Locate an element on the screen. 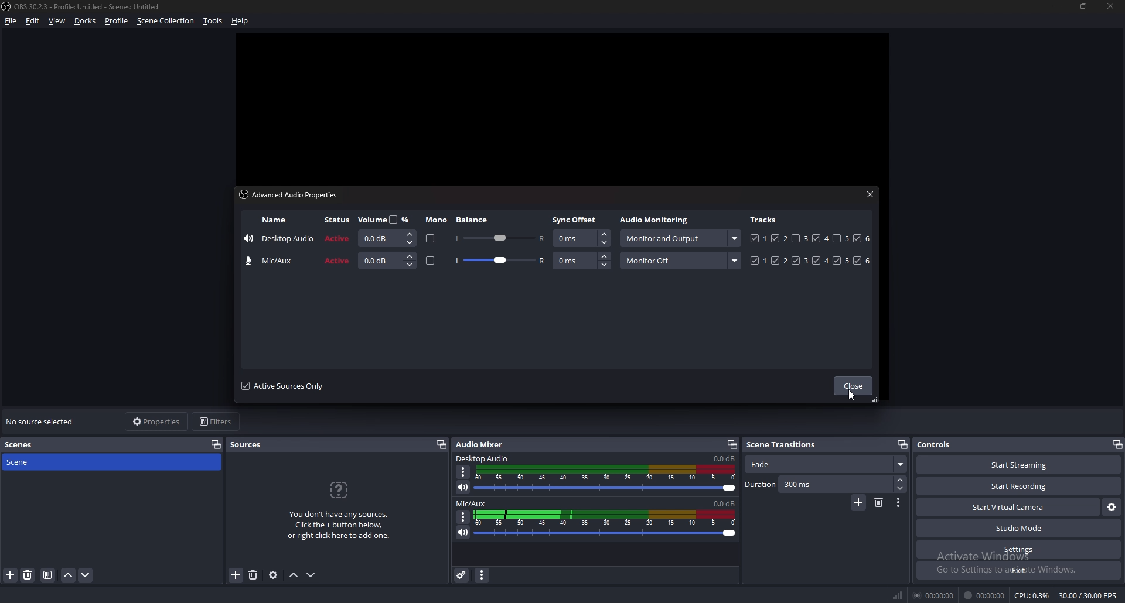  add scene is located at coordinates (11, 575).